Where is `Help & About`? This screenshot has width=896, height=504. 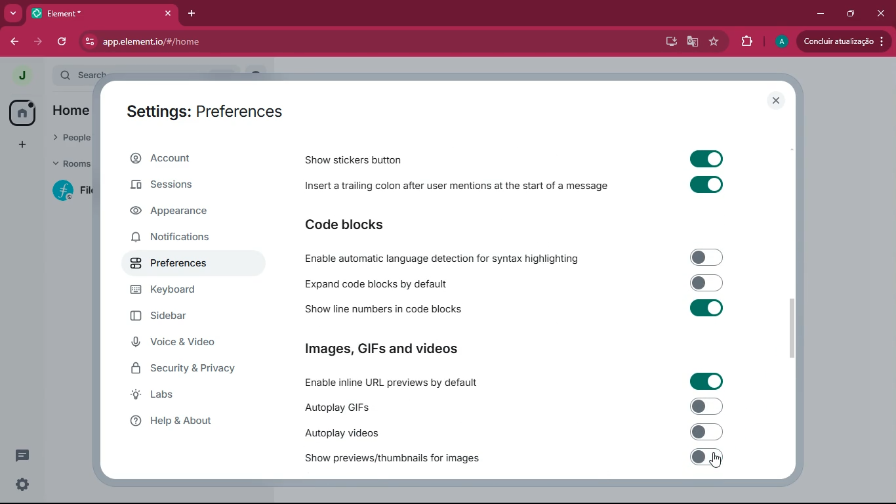 Help & About is located at coordinates (189, 420).